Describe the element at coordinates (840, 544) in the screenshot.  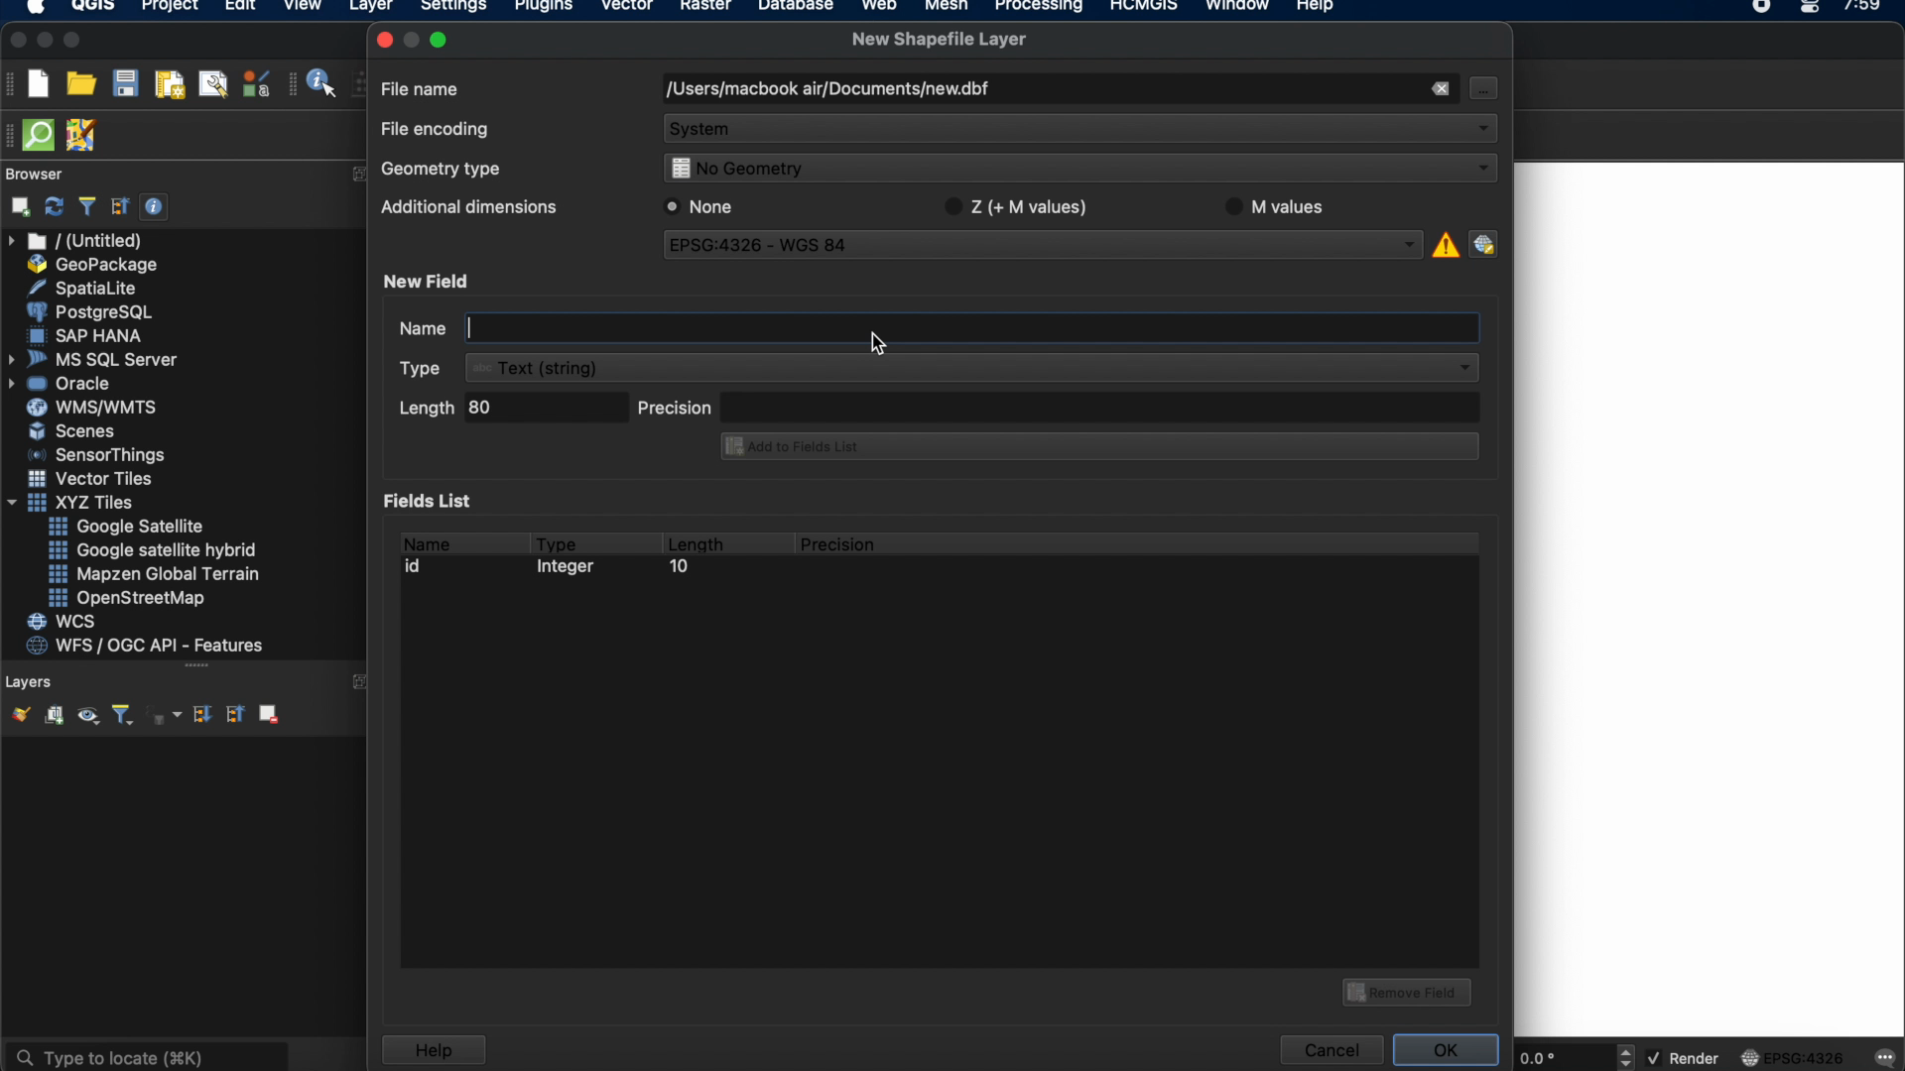
I see `precision` at that location.